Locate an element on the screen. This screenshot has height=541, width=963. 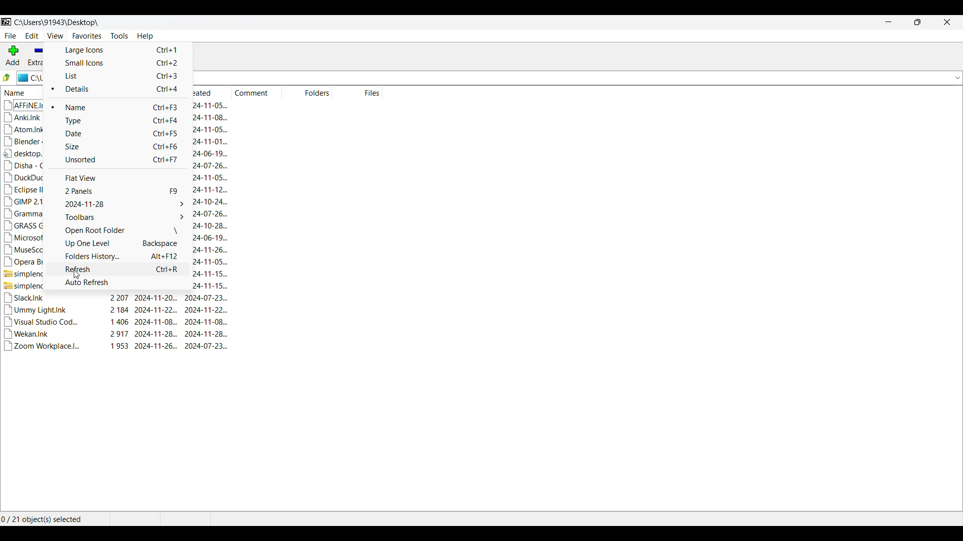
Folders is located at coordinates (308, 92).